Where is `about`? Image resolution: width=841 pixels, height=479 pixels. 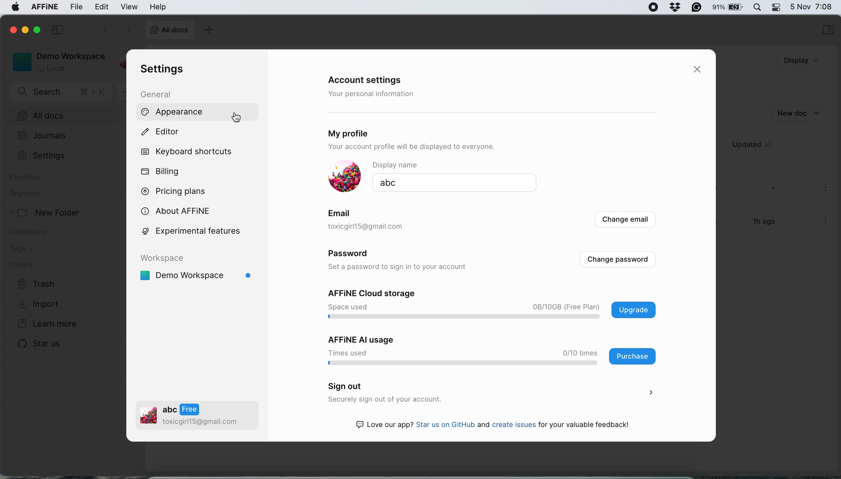
about is located at coordinates (180, 211).